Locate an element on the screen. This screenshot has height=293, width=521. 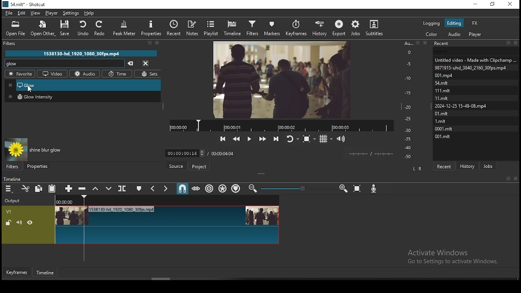
toggle zoom is located at coordinates (310, 138).